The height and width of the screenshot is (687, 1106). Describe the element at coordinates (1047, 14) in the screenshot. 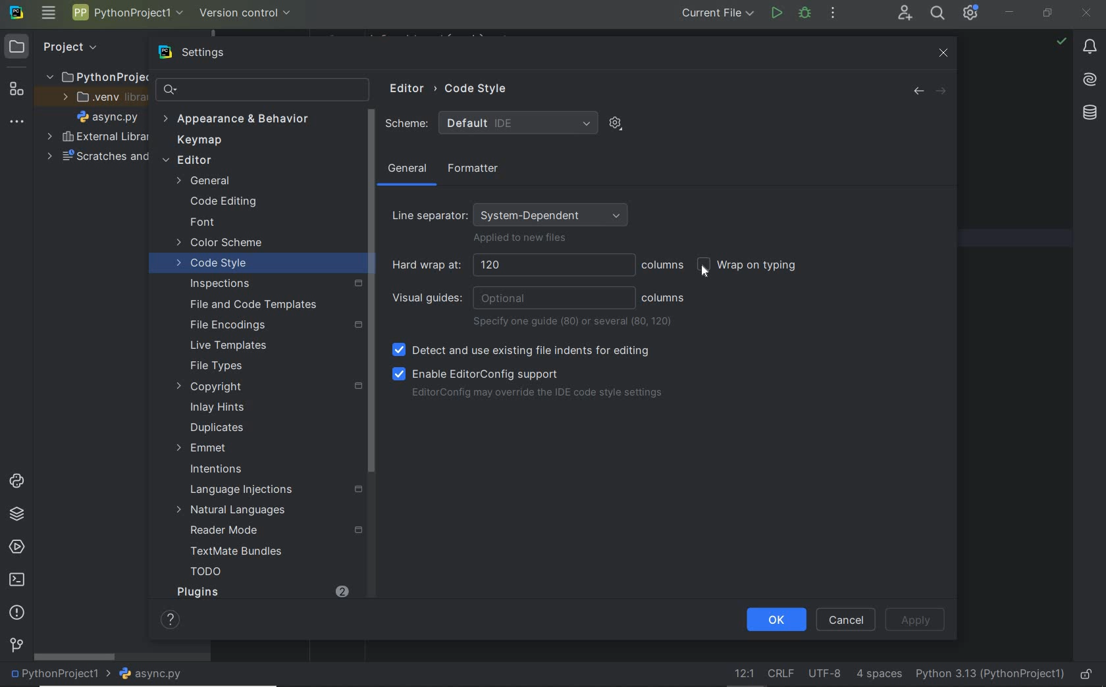

I see `RESTORE DOWN` at that location.